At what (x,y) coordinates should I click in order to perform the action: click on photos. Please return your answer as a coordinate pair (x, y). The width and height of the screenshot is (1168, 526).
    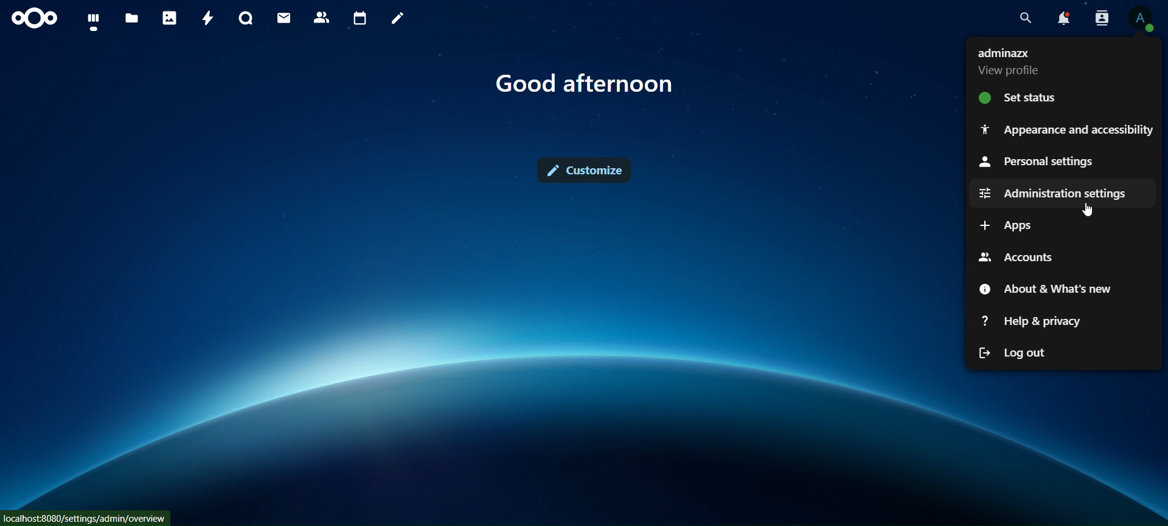
    Looking at the image, I should click on (168, 17).